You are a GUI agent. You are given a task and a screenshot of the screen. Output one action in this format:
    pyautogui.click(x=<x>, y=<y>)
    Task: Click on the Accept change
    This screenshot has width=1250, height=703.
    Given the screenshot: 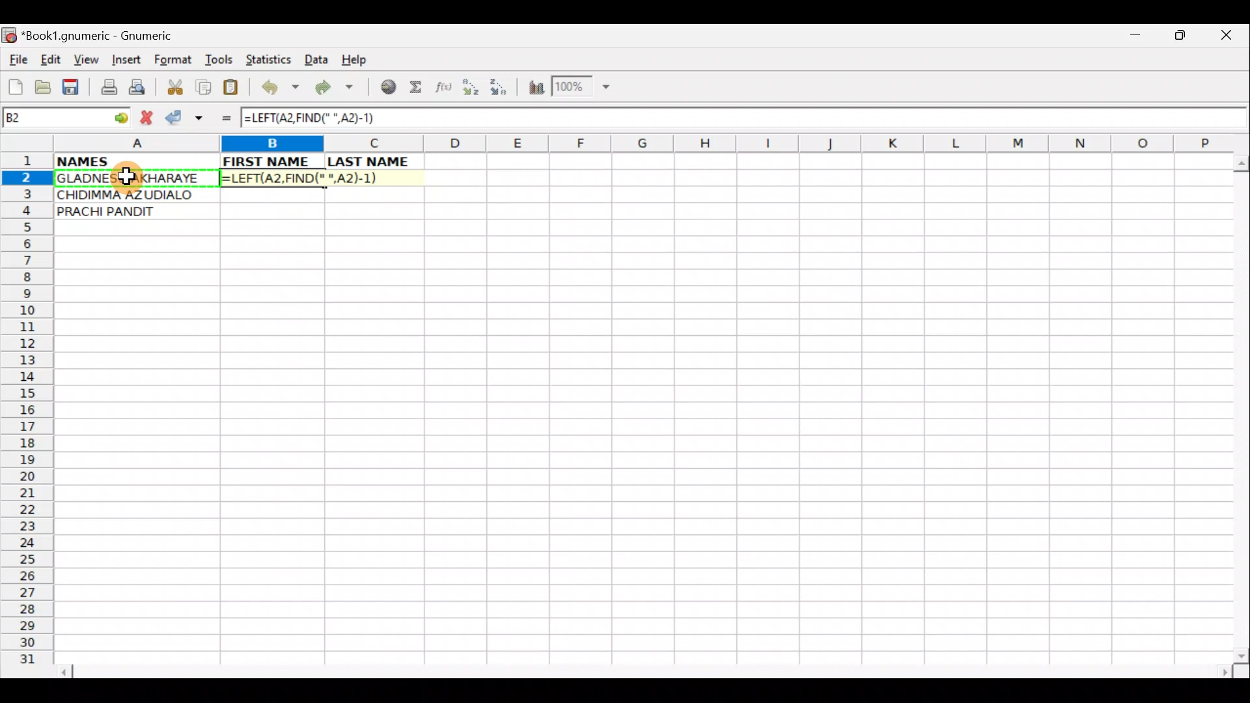 What is the action you would take?
    pyautogui.click(x=186, y=118)
    